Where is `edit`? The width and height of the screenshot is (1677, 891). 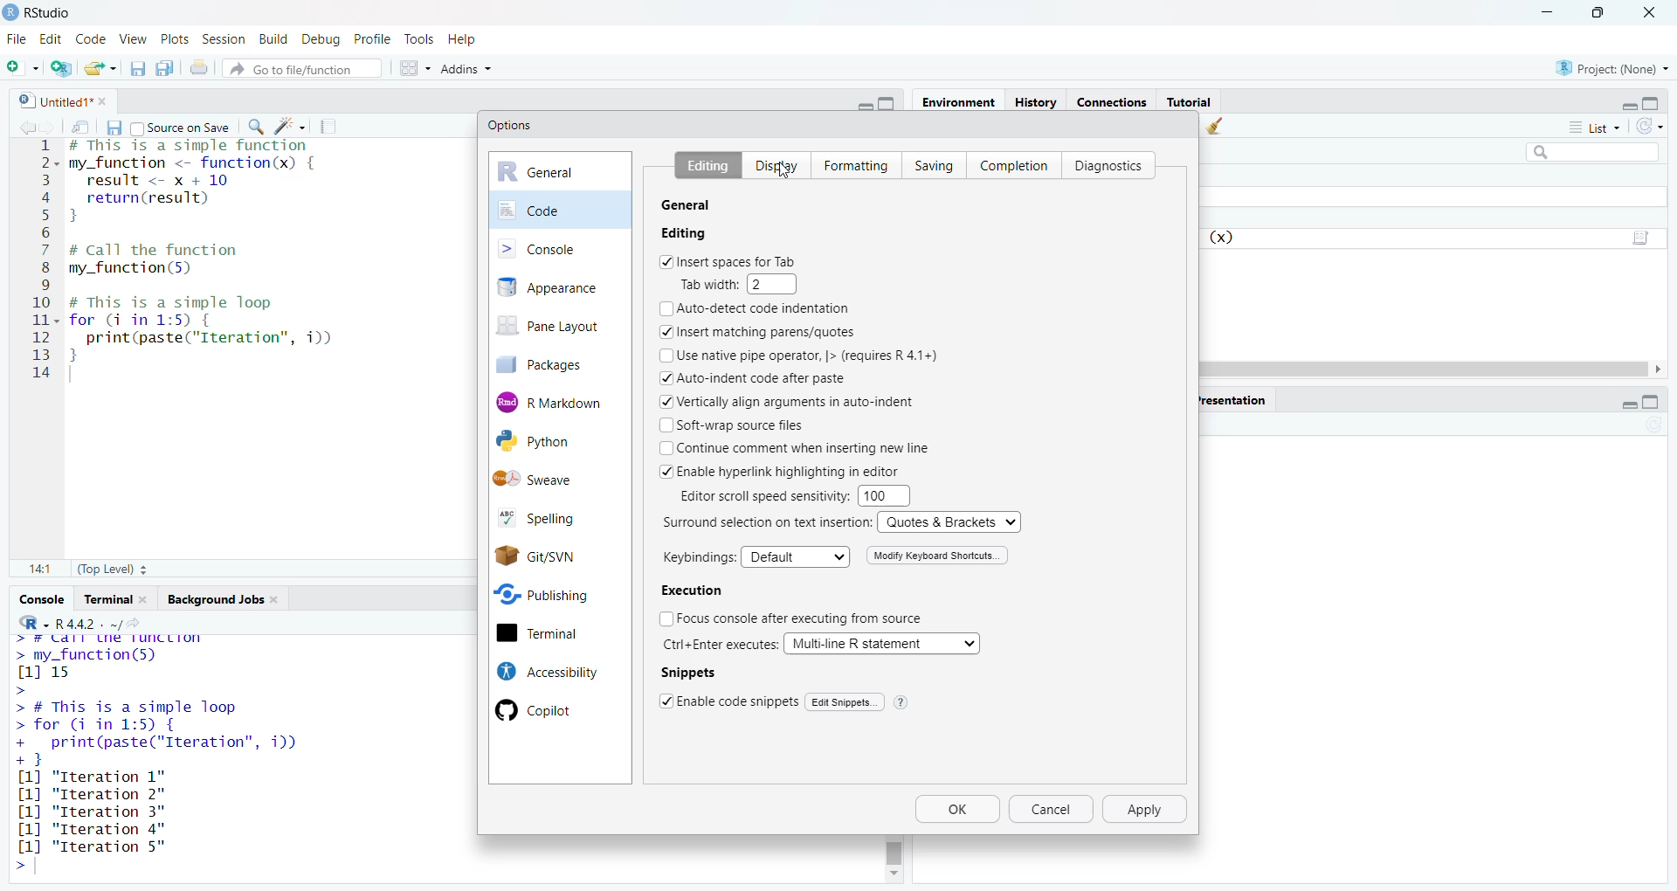
edit is located at coordinates (52, 38).